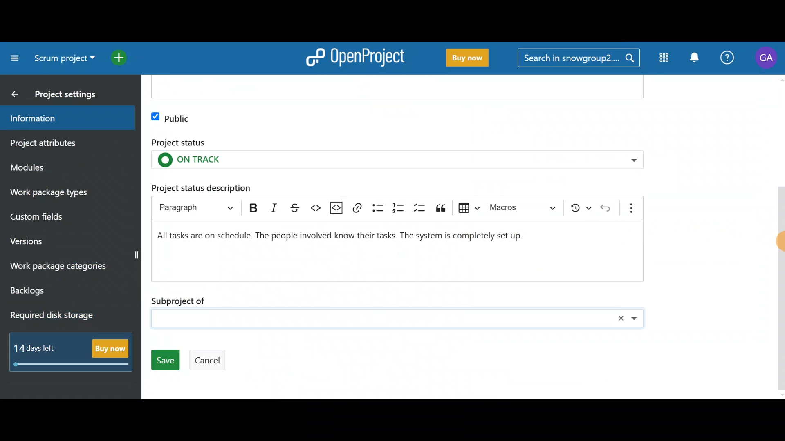 The height and width of the screenshot is (441, 785). What do you see at coordinates (578, 59) in the screenshot?
I see `Search bar` at bounding box center [578, 59].